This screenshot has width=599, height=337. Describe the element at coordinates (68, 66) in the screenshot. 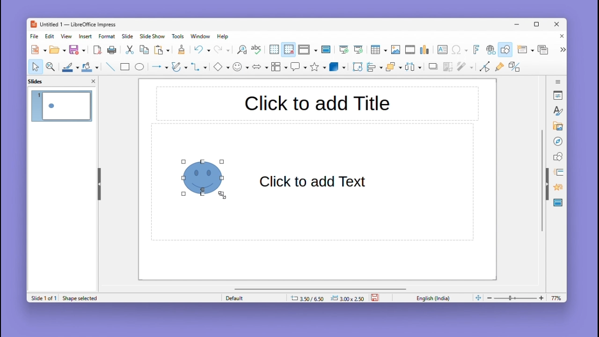

I see `Brush` at that location.